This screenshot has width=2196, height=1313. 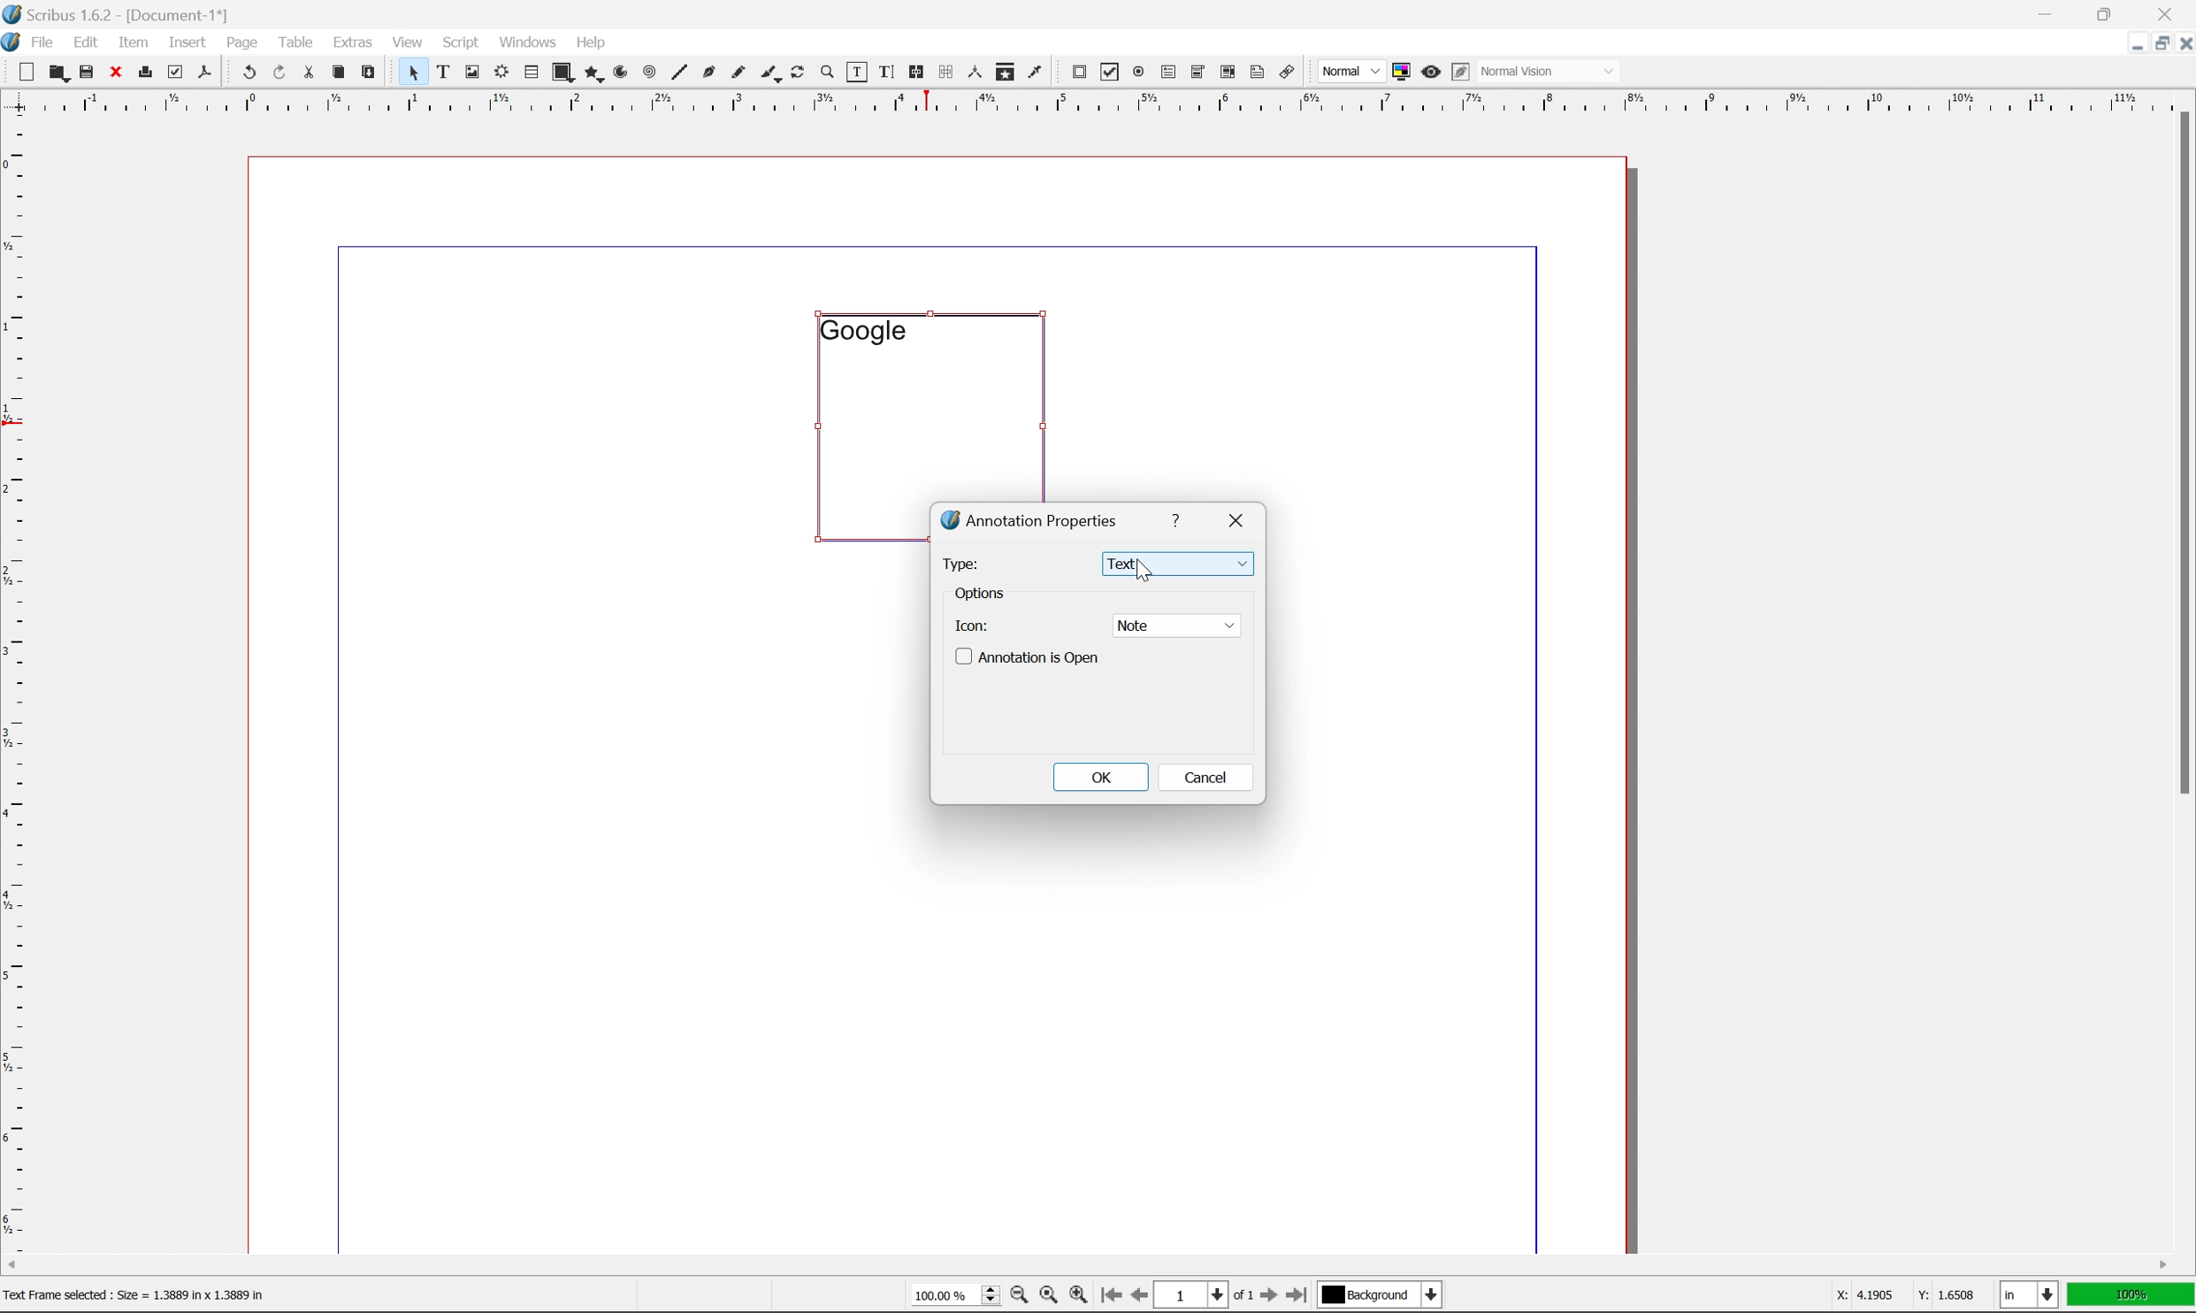 What do you see at coordinates (1097, 100) in the screenshot?
I see `ruler` at bounding box center [1097, 100].